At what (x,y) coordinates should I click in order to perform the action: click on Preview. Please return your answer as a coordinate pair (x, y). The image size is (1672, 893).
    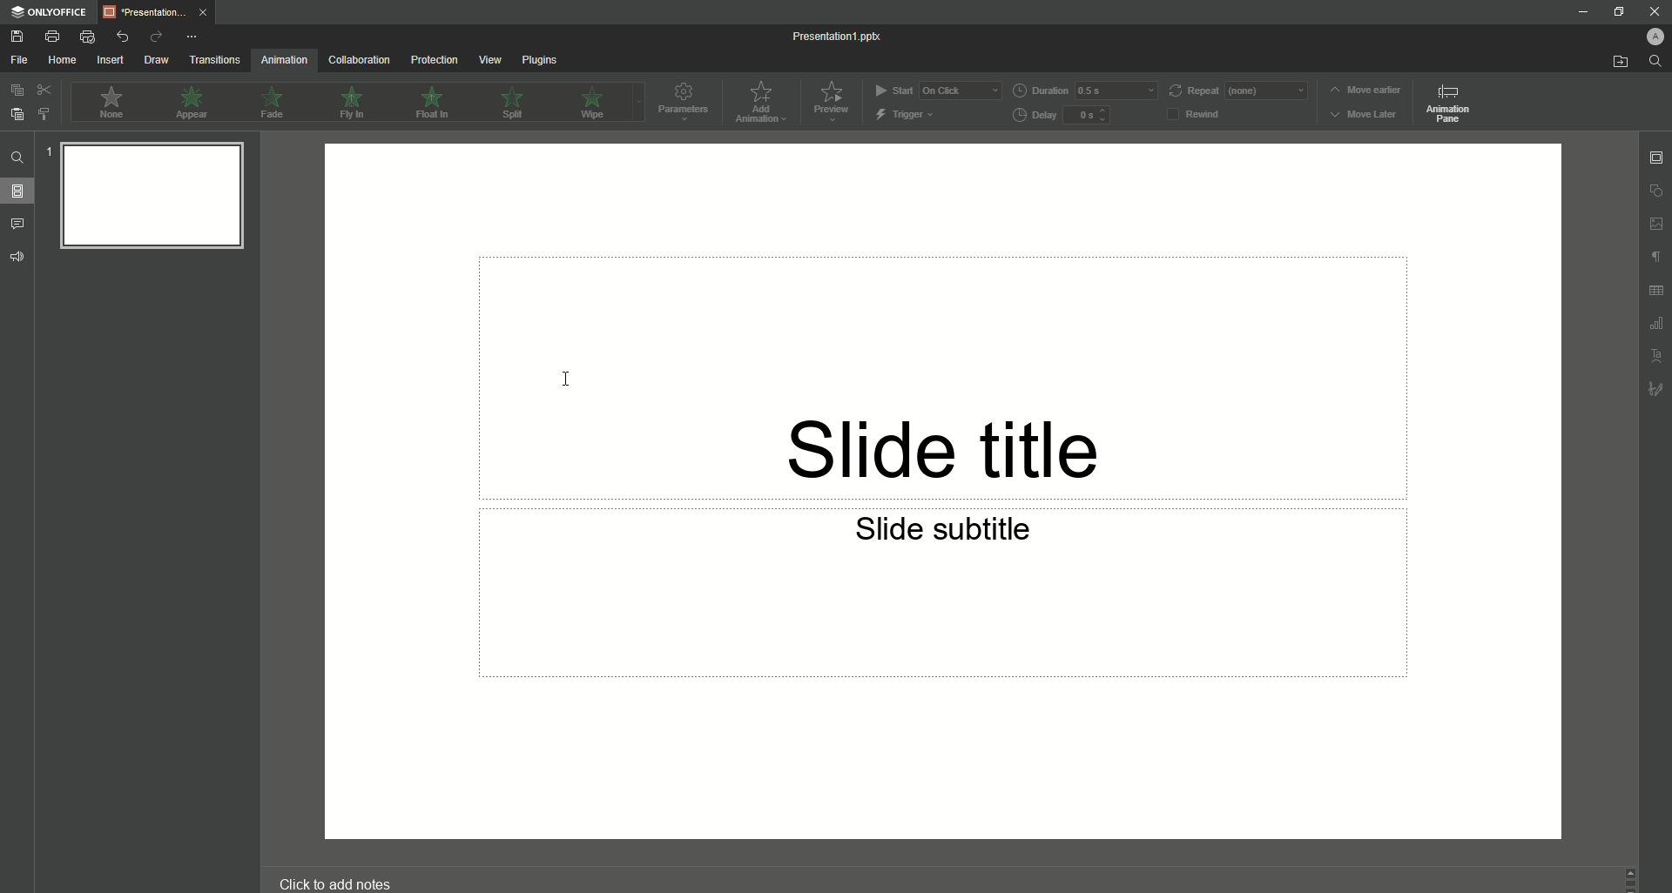
    Looking at the image, I should click on (833, 102).